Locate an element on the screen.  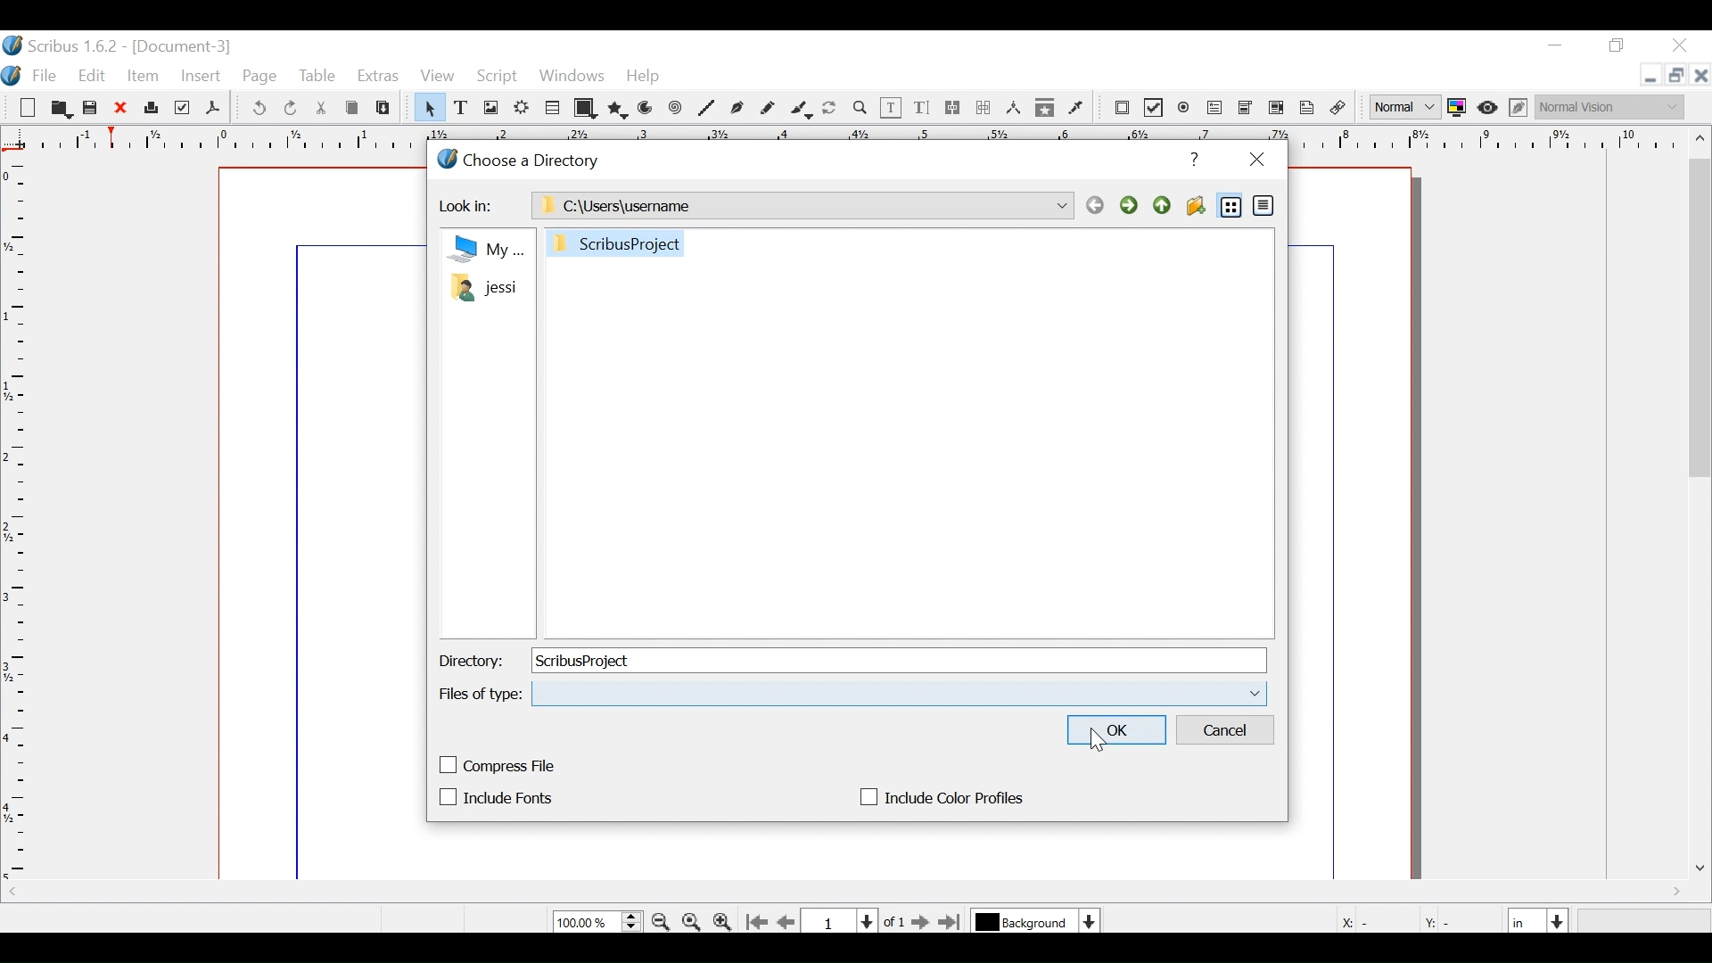
Restore is located at coordinates (1674, 76).